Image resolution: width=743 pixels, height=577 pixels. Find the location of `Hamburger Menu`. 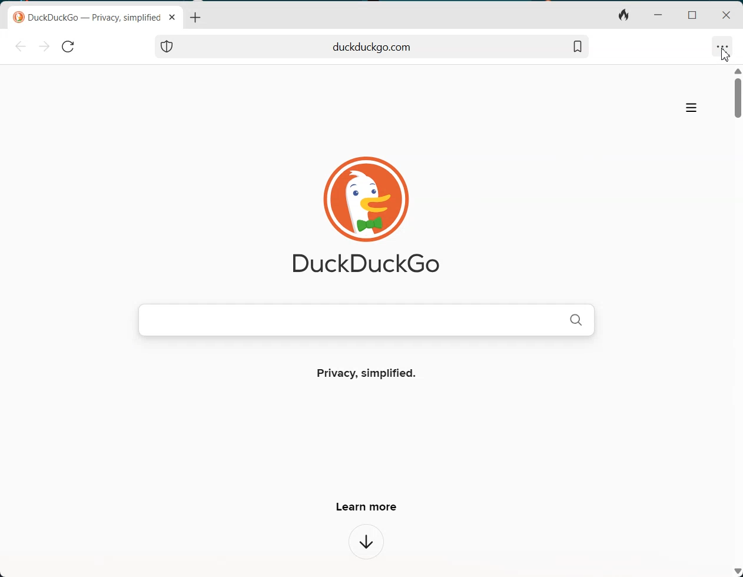

Hamburger Menu is located at coordinates (691, 108).